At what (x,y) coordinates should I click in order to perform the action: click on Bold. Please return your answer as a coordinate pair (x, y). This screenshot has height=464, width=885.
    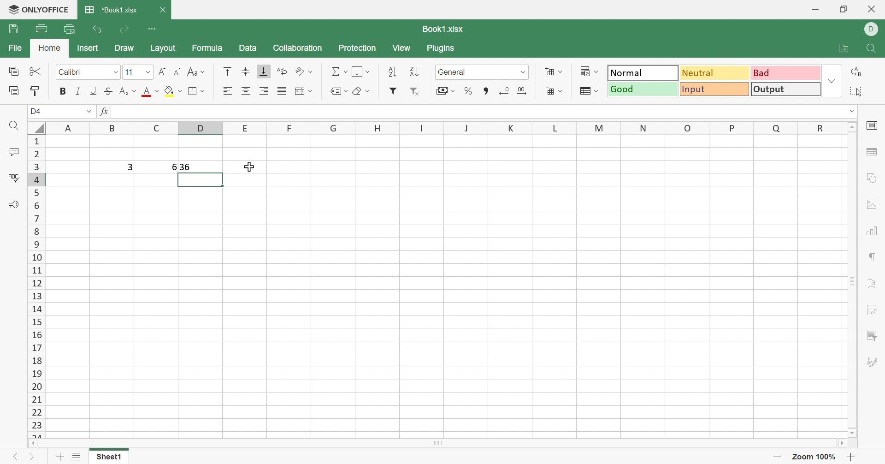
    Looking at the image, I should click on (61, 92).